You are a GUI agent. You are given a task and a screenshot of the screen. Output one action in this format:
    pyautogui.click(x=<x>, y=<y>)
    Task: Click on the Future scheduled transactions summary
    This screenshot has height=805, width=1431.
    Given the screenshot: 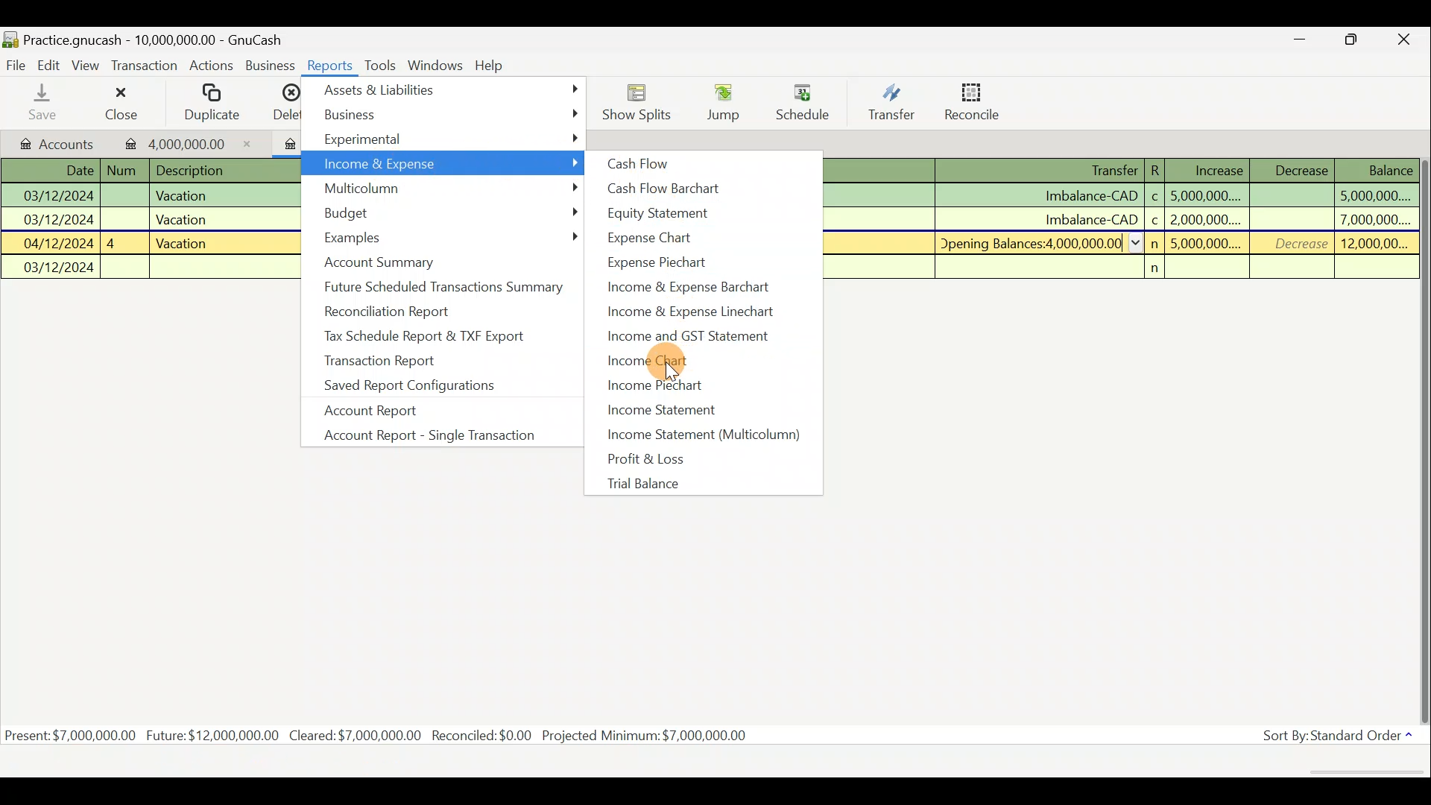 What is the action you would take?
    pyautogui.click(x=446, y=287)
    